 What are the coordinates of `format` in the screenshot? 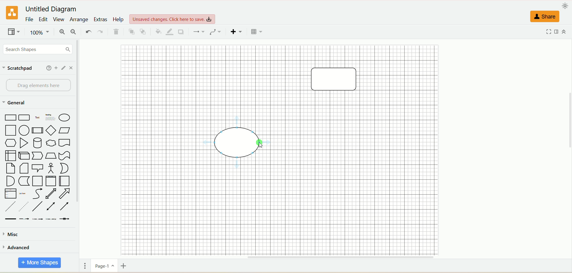 It's located at (557, 32).